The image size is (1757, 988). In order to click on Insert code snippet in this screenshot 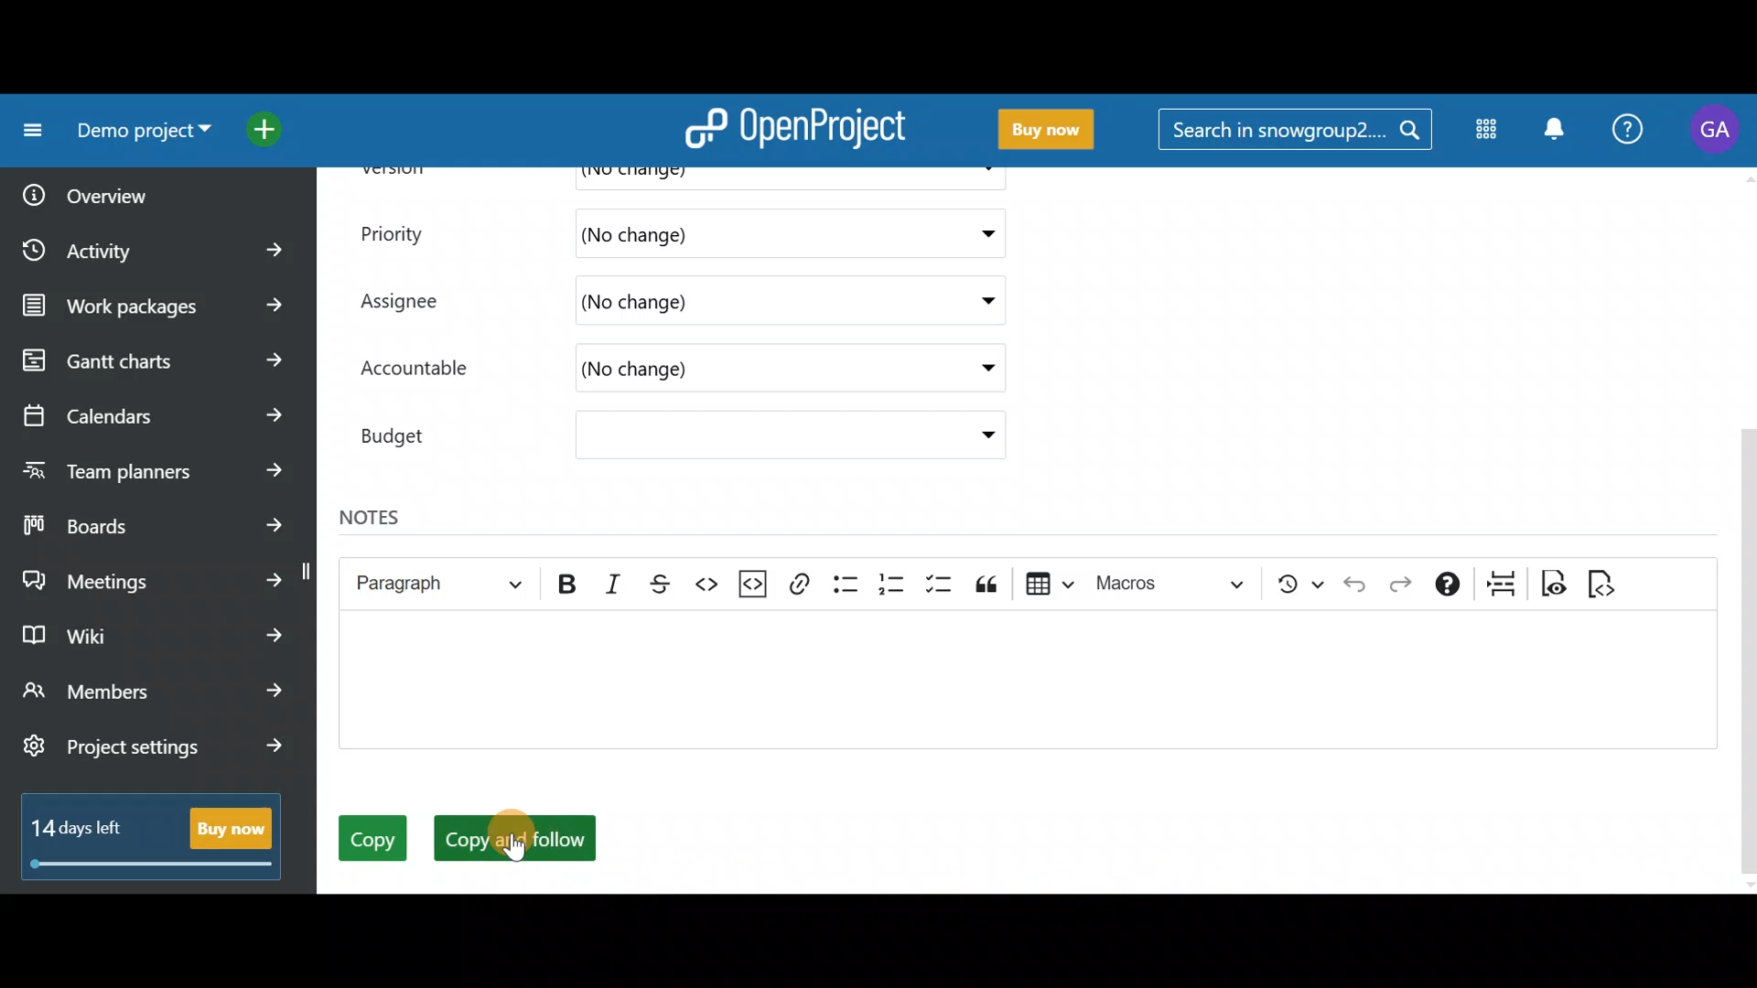, I will do `click(749, 585)`.